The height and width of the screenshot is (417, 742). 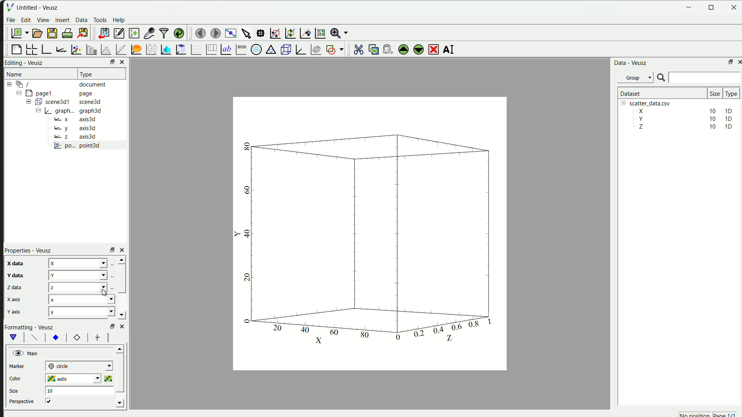 What do you see at coordinates (260, 33) in the screenshot?
I see `read datapoint on graph` at bounding box center [260, 33].